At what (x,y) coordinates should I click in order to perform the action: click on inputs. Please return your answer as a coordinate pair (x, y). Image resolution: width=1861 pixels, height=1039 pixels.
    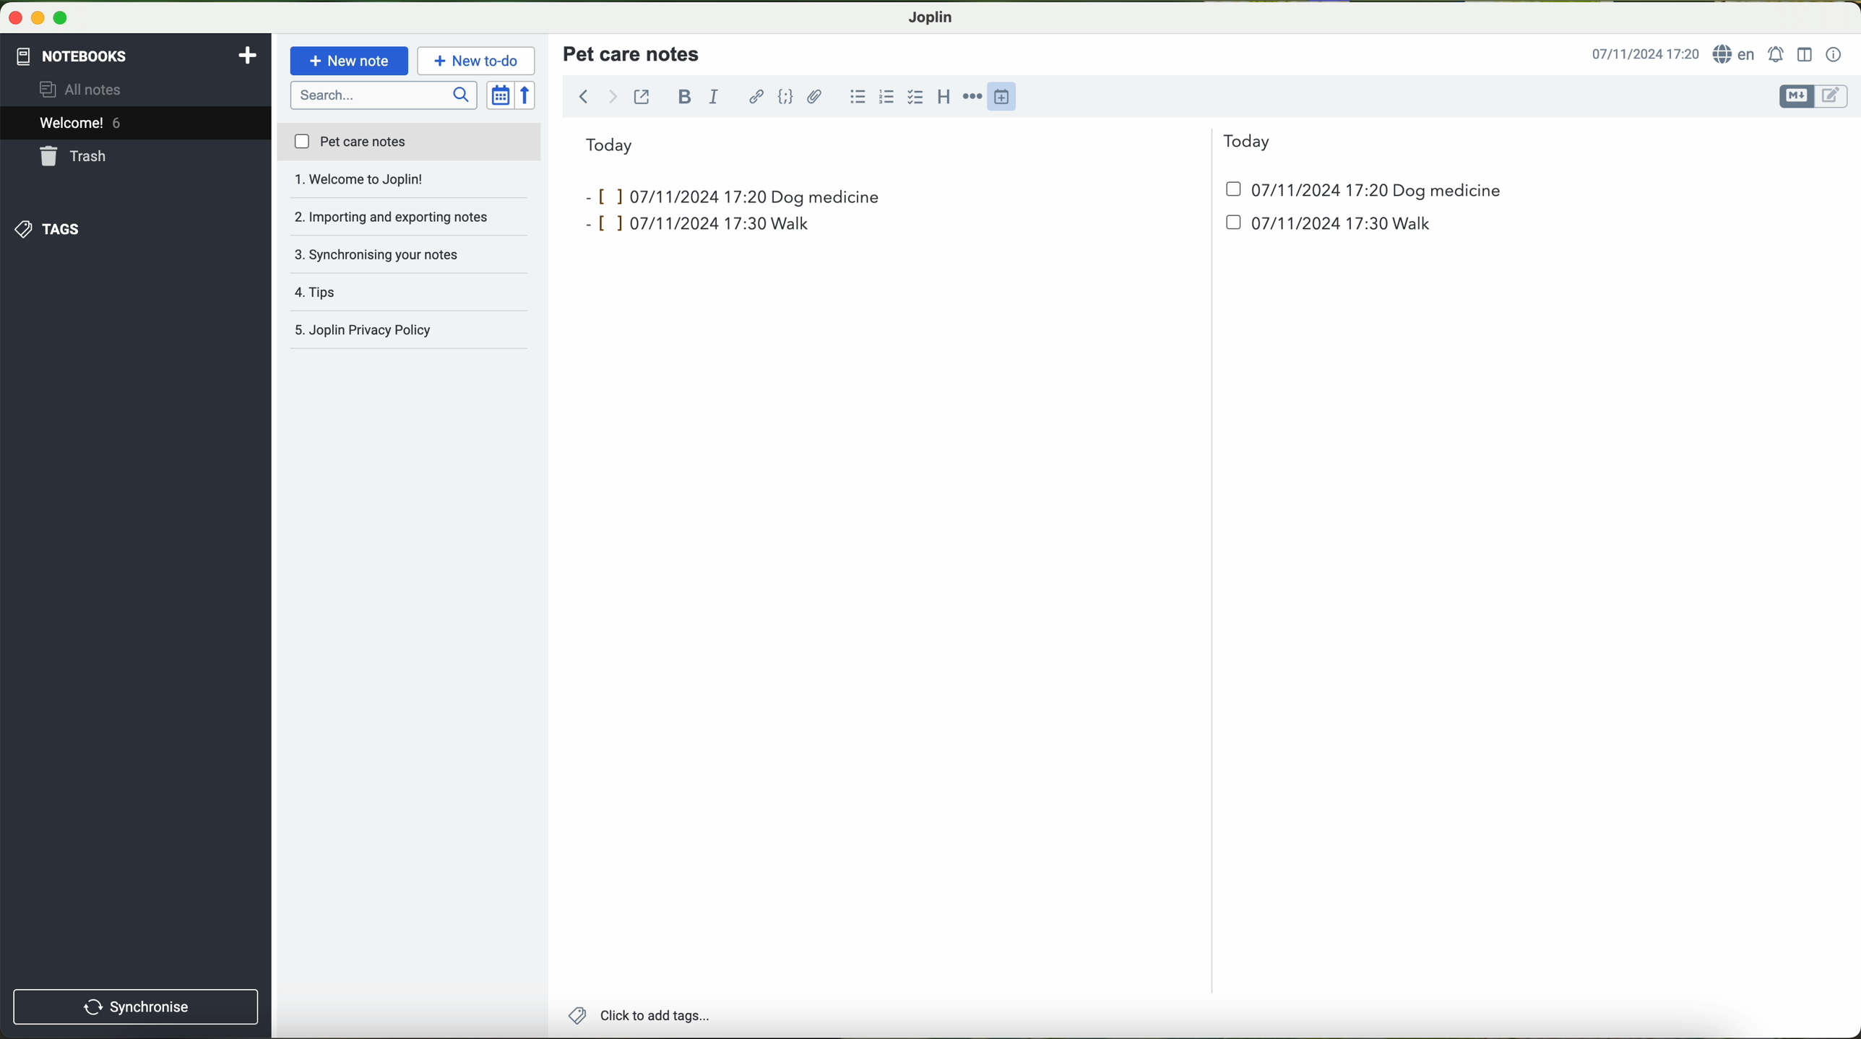
    Looking at the image, I should click on (670, 195).